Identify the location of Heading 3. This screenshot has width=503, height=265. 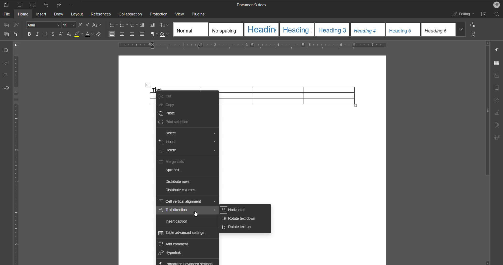
(332, 29).